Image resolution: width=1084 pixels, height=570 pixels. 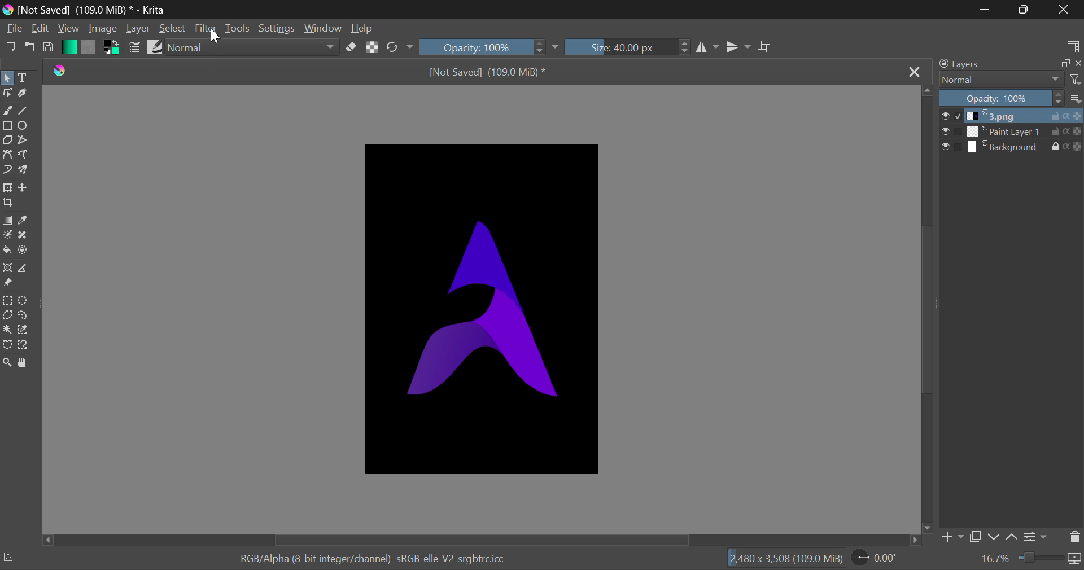 I want to click on Cursor Position, so click(x=214, y=34).